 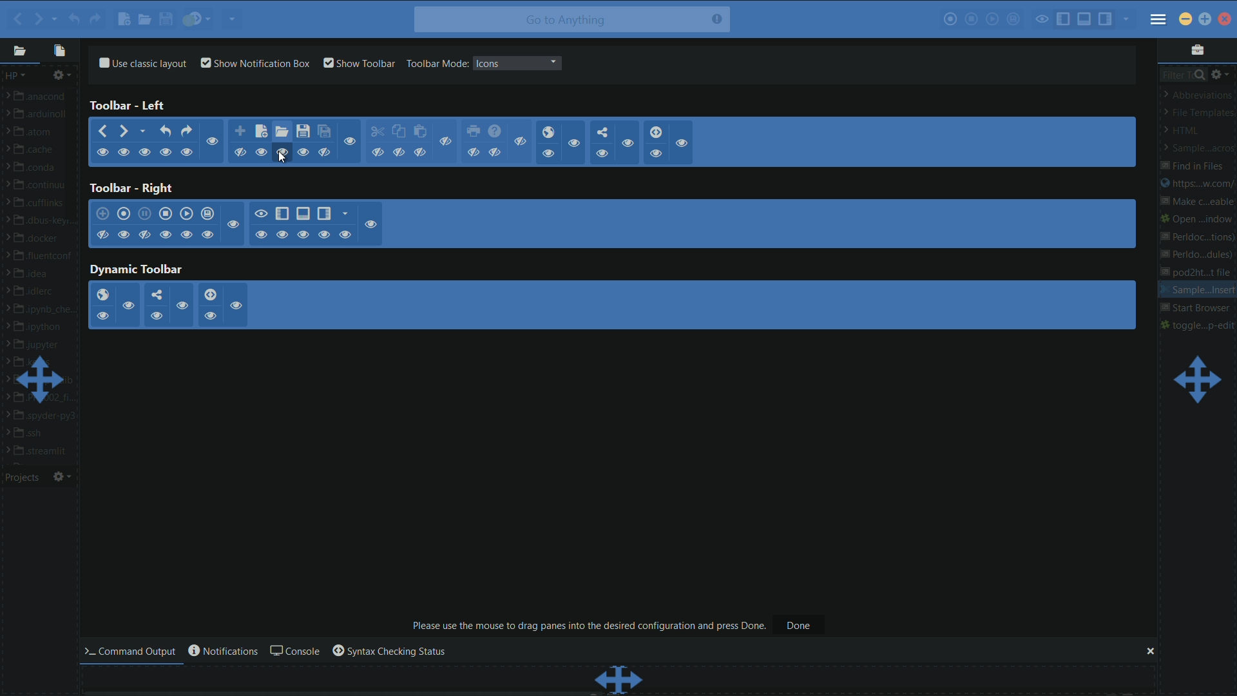 I want to click on new file, so click(x=261, y=131).